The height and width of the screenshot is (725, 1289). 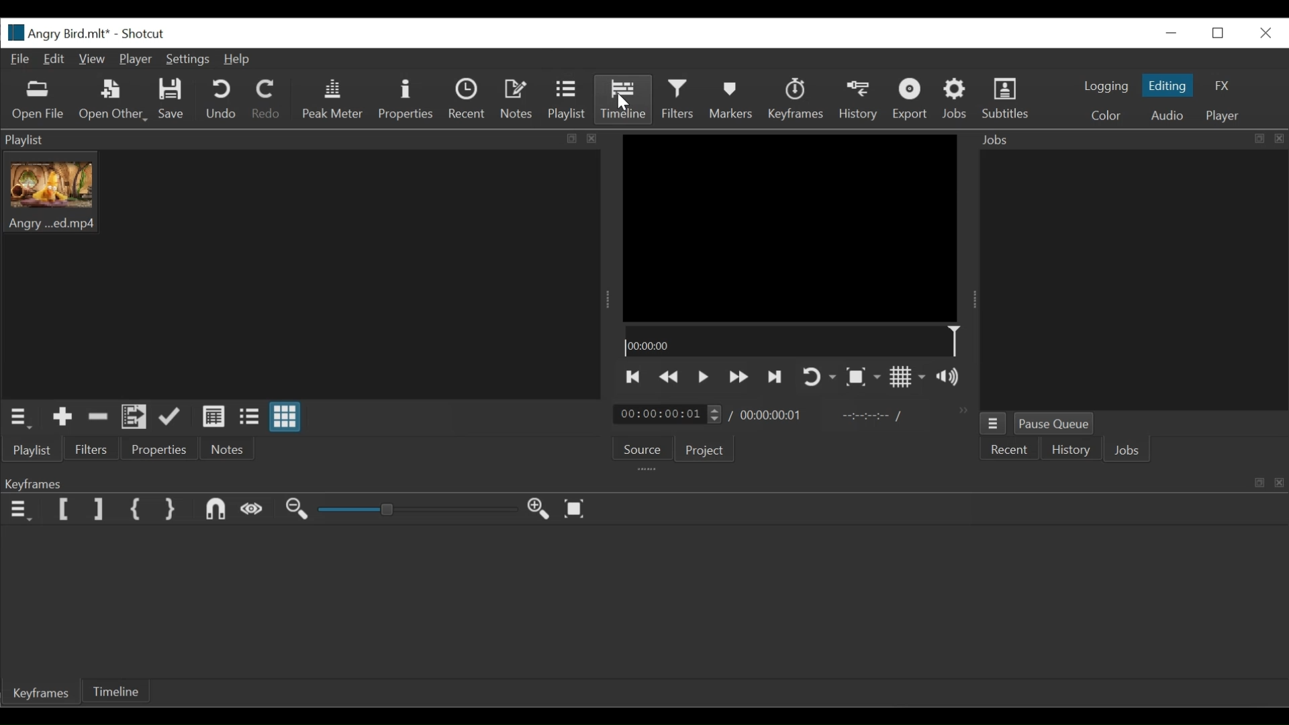 I want to click on Playlist, so click(x=567, y=100).